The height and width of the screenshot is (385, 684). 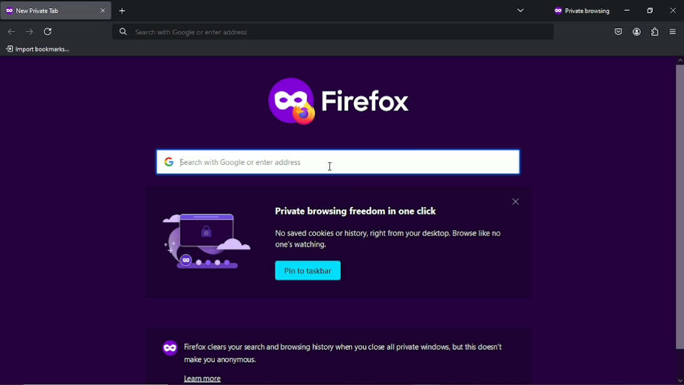 What do you see at coordinates (581, 11) in the screenshot?
I see `private browsing` at bounding box center [581, 11].